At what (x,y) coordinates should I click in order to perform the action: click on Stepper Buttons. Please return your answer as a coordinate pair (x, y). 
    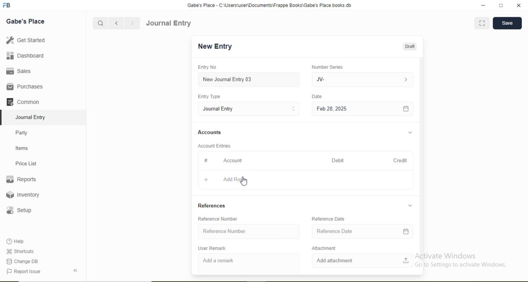
    Looking at the image, I should click on (294, 109).